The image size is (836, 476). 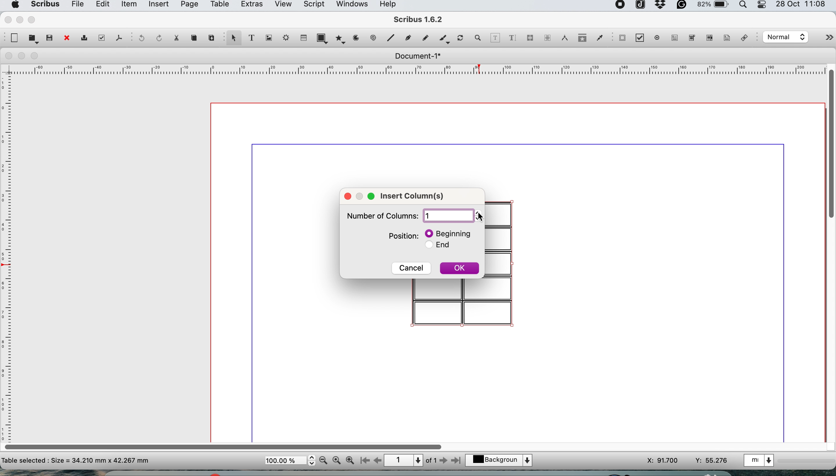 What do you see at coordinates (419, 20) in the screenshot?
I see `scribus` at bounding box center [419, 20].